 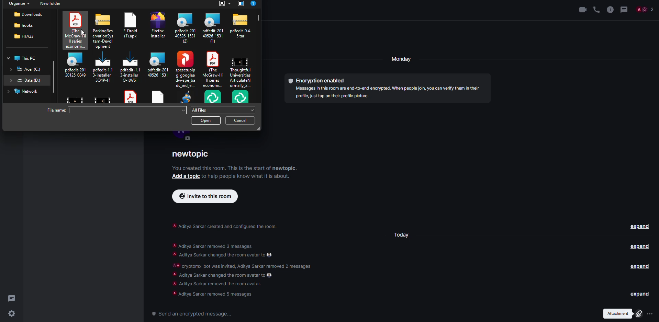 I want to click on file, so click(x=240, y=26).